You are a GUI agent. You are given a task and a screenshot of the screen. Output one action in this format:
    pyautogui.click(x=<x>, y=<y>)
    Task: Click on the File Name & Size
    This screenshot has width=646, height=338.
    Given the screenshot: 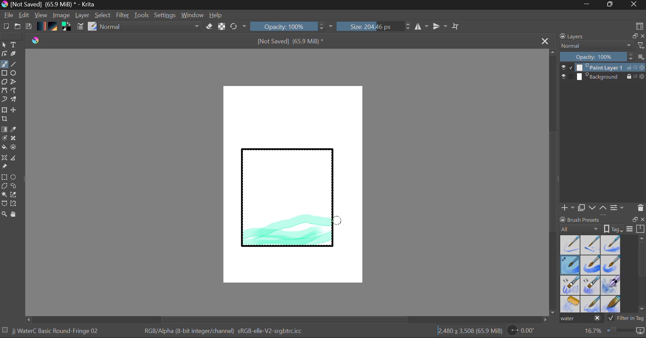 What is the action you would take?
    pyautogui.click(x=291, y=42)
    